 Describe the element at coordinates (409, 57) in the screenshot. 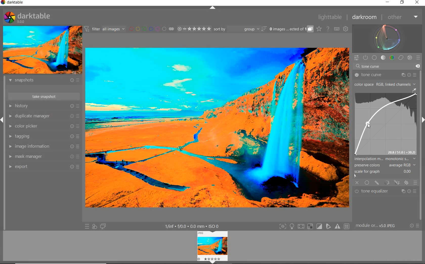

I see `effect` at that location.